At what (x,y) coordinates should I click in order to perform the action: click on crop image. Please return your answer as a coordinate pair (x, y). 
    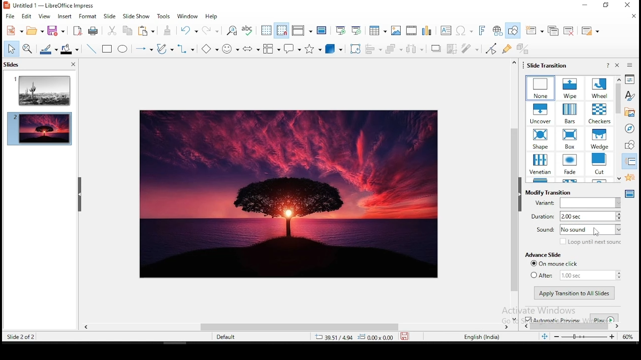
    Looking at the image, I should click on (452, 48).